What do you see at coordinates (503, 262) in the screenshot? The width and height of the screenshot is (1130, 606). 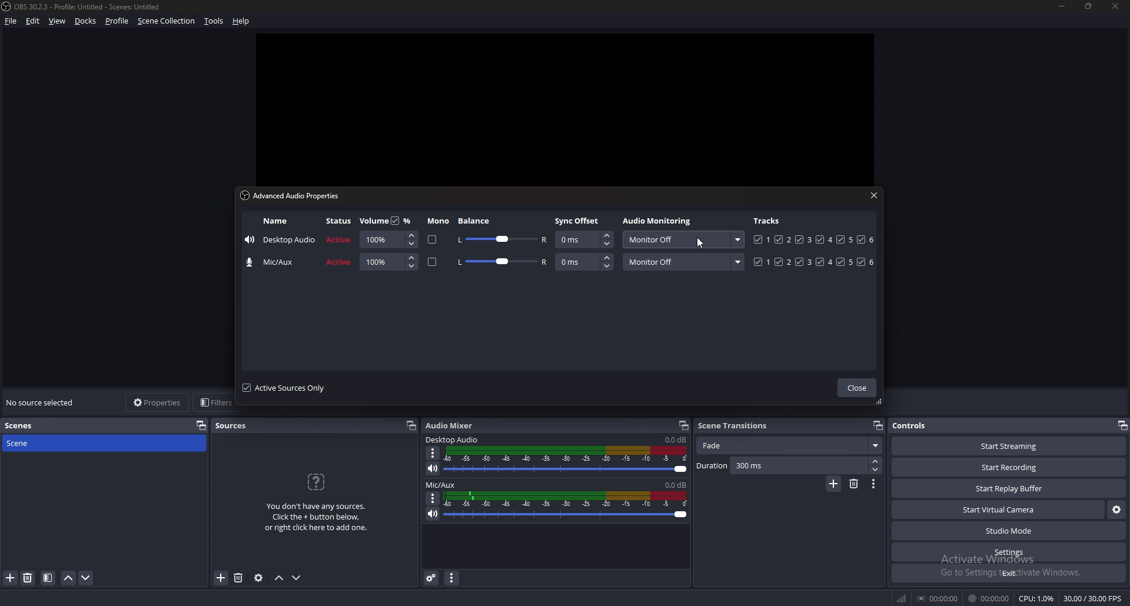 I see `balance adjust` at bounding box center [503, 262].